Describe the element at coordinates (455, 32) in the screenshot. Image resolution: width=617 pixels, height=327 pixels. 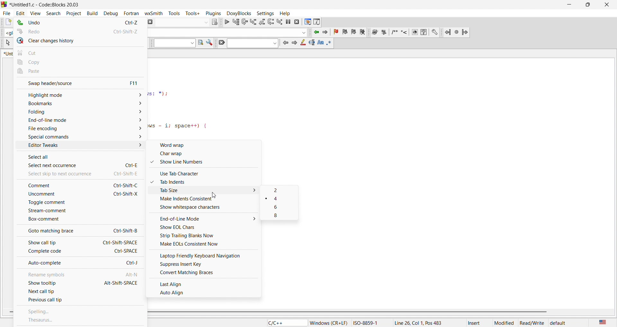
I see `jump icon` at that location.